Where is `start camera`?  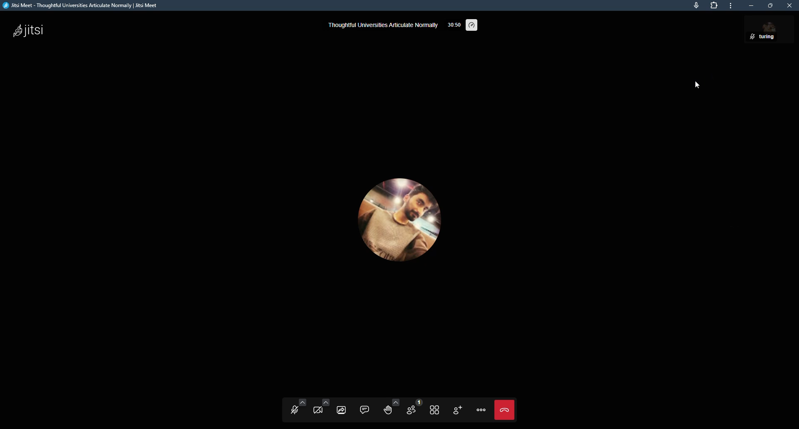
start camera is located at coordinates (320, 409).